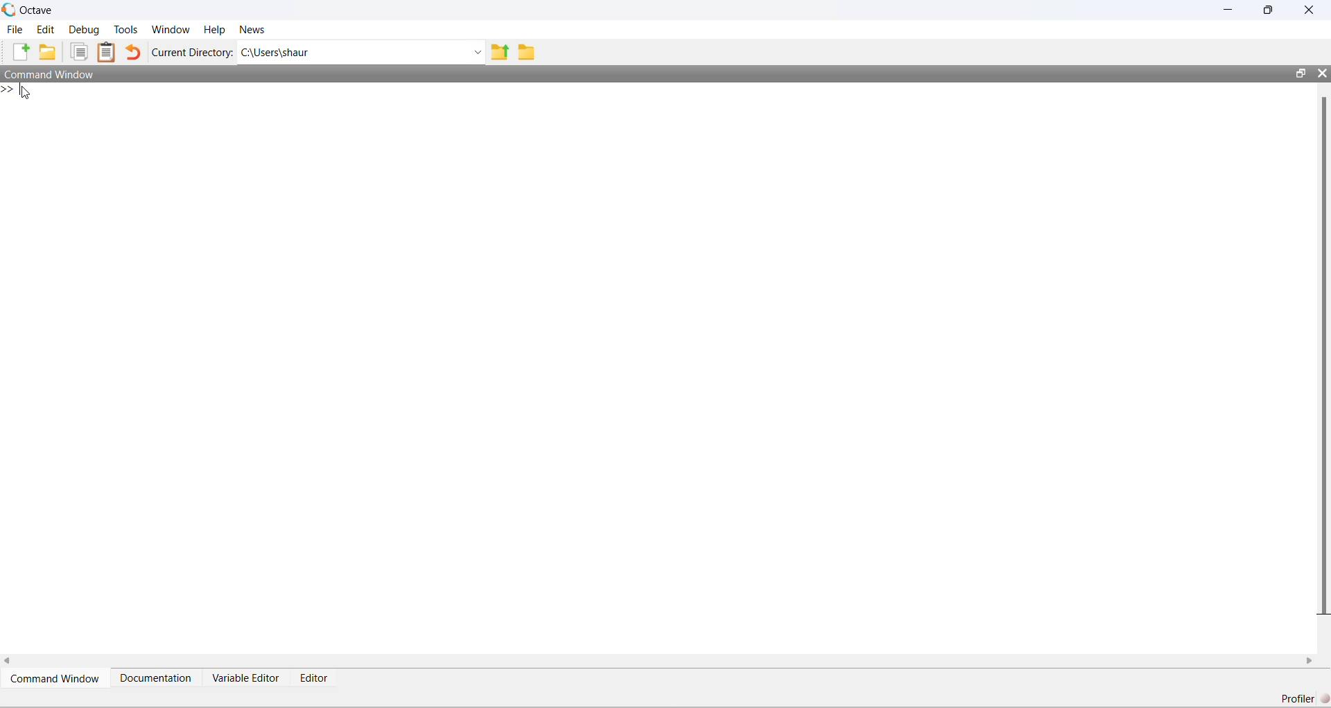  What do you see at coordinates (9, 10) in the screenshot?
I see `Octave logo` at bounding box center [9, 10].